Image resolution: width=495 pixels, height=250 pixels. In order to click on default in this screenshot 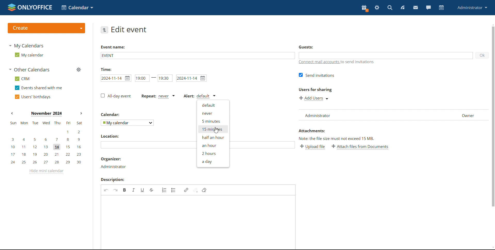, I will do `click(213, 105)`.